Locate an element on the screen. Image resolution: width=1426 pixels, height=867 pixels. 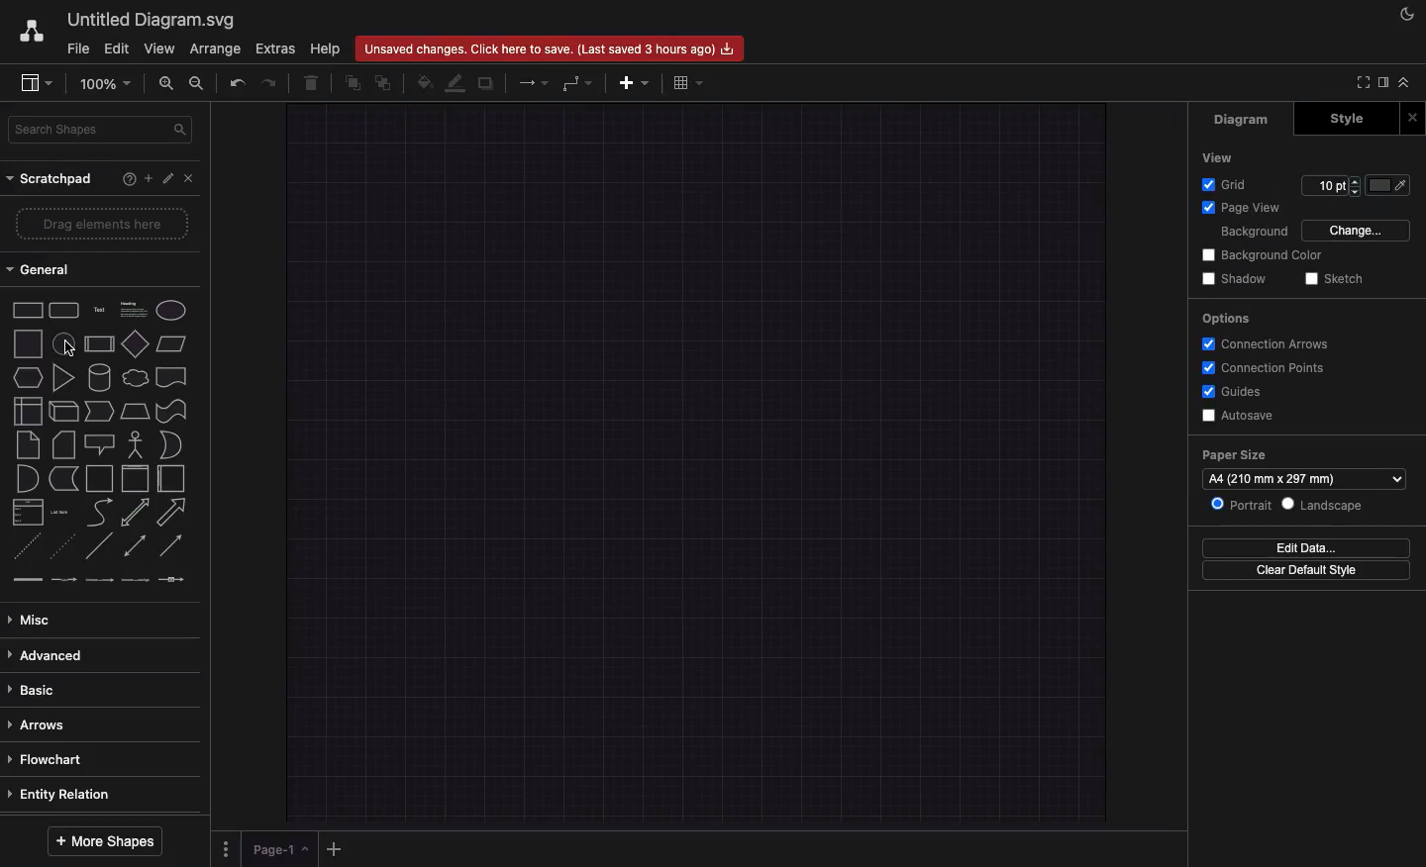
Drag elements here is located at coordinates (101, 223).